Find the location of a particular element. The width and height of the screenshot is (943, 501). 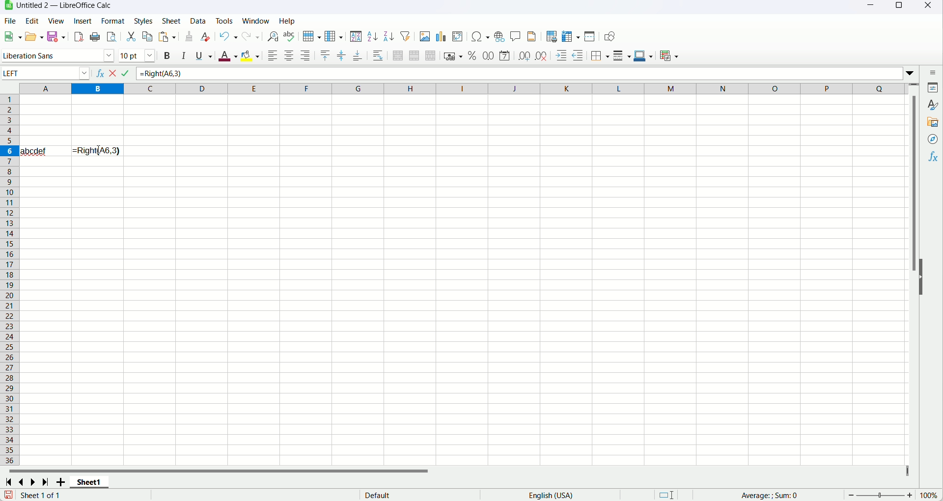

spelling is located at coordinates (289, 36).